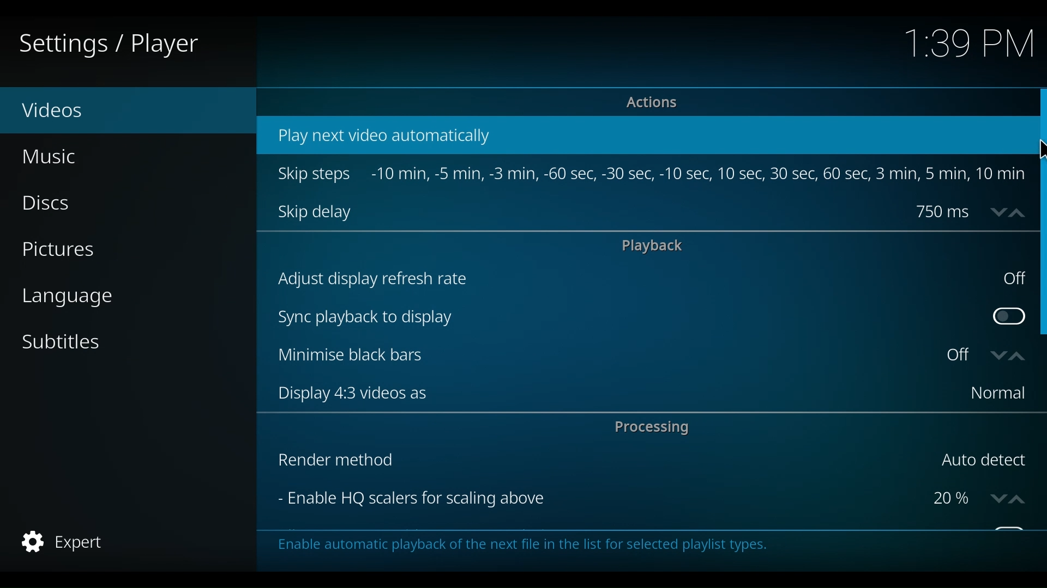 The width and height of the screenshot is (1047, 588). I want to click on Adjust display refresh rate, so click(629, 281).